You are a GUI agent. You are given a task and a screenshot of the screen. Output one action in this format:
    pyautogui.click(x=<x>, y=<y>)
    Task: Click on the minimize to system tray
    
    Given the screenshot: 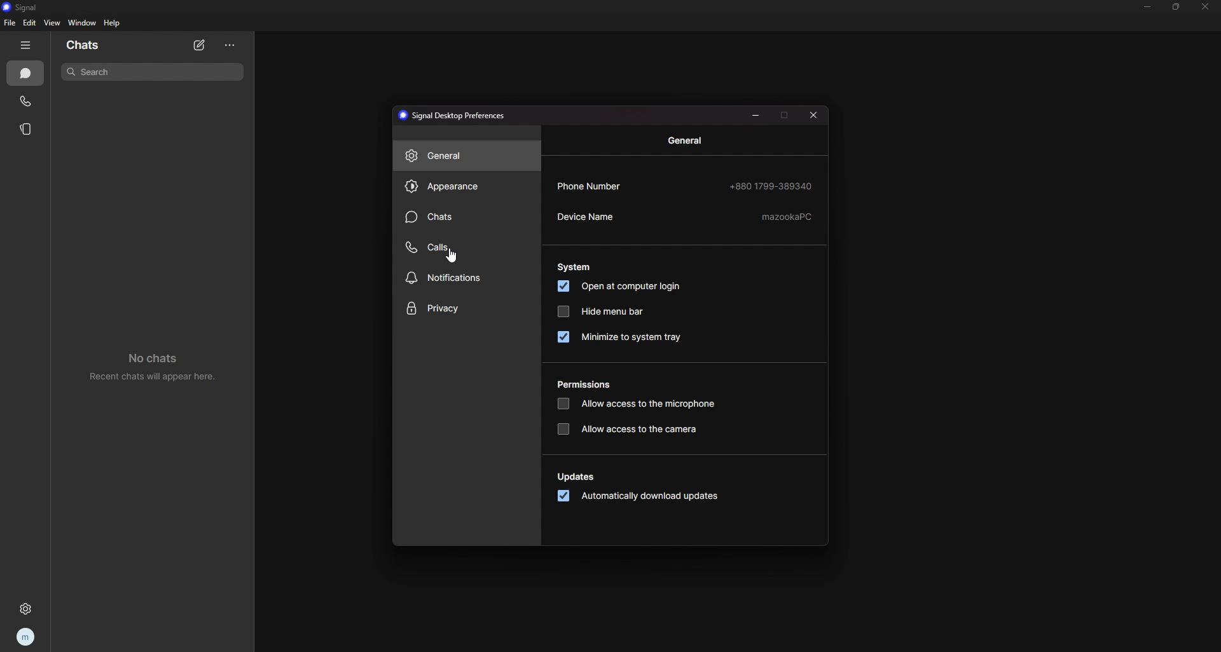 What is the action you would take?
    pyautogui.click(x=619, y=337)
    